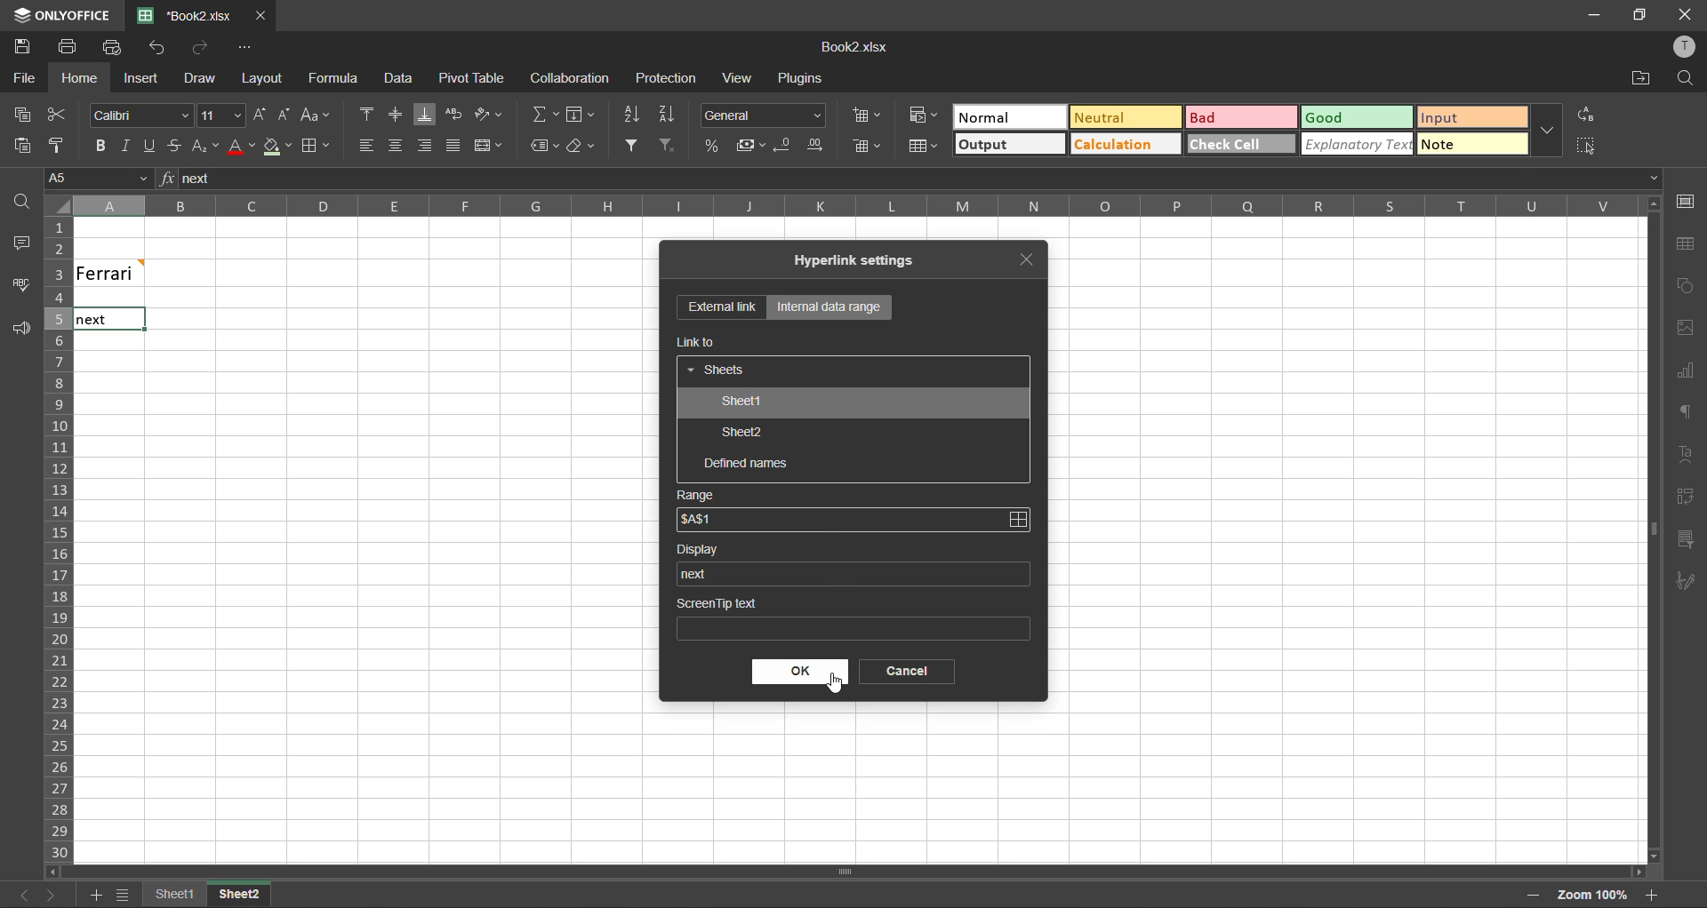  Describe the element at coordinates (845, 204) in the screenshot. I see `column names` at that location.